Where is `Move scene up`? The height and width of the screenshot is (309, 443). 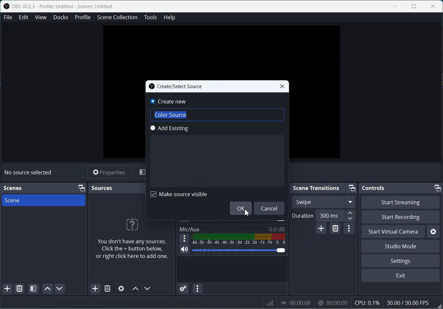
Move scene up is located at coordinates (47, 289).